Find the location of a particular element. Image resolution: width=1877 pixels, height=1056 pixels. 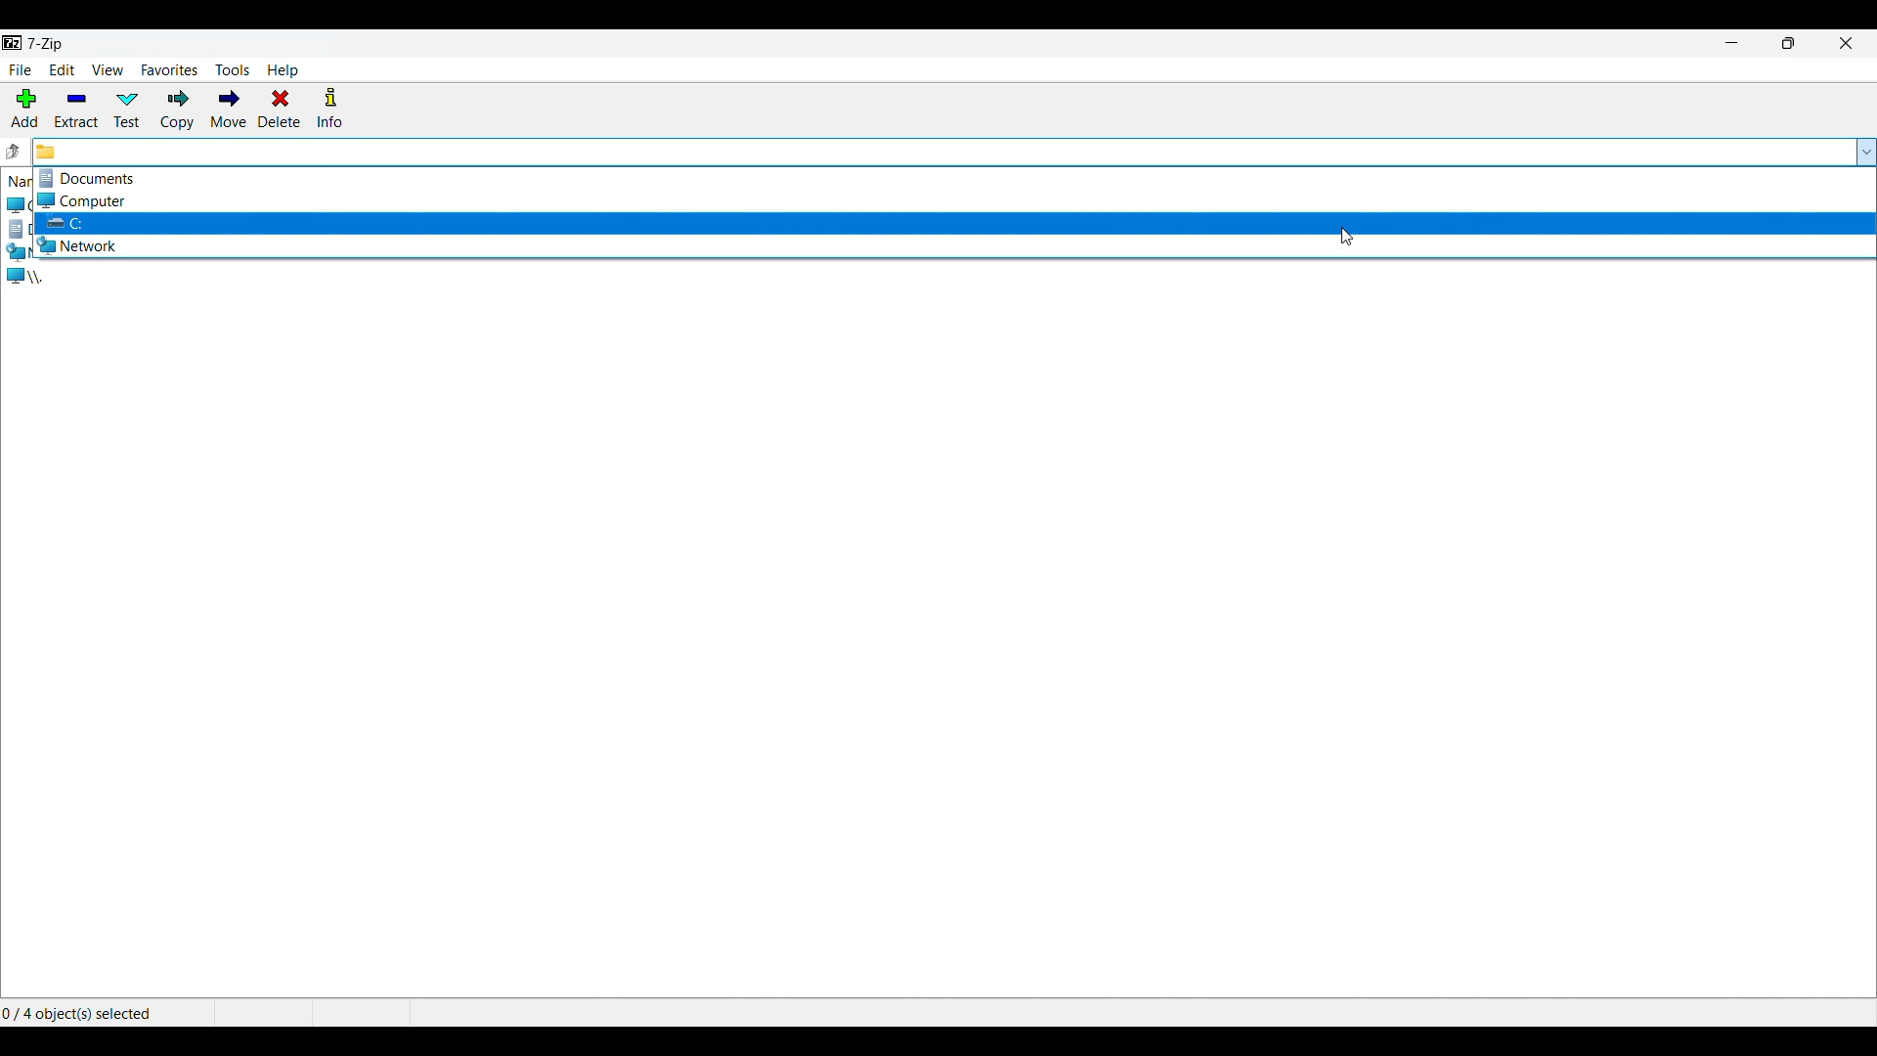

File menu is located at coordinates (22, 70).